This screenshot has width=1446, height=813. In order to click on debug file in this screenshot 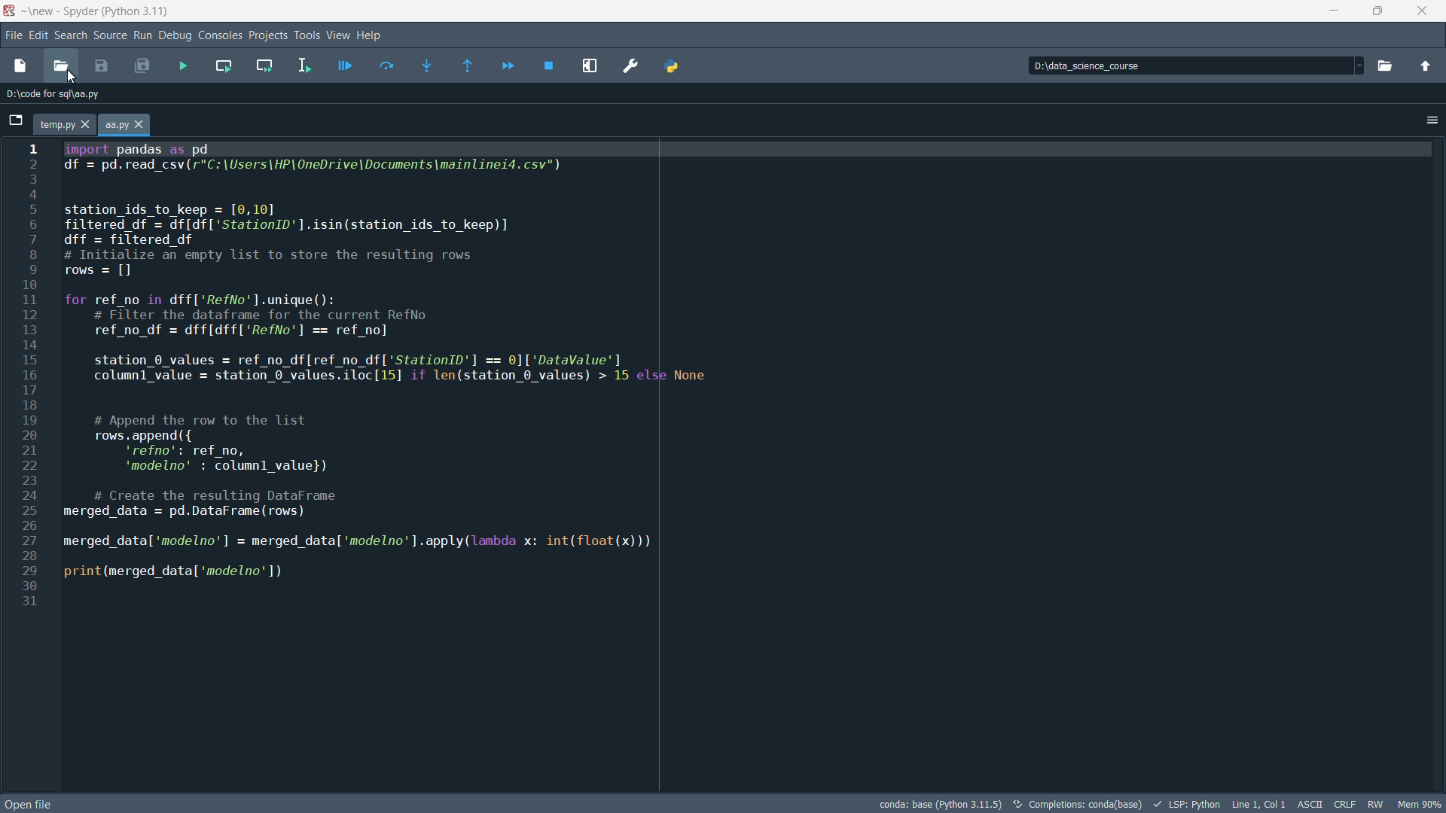, I will do `click(343, 65)`.